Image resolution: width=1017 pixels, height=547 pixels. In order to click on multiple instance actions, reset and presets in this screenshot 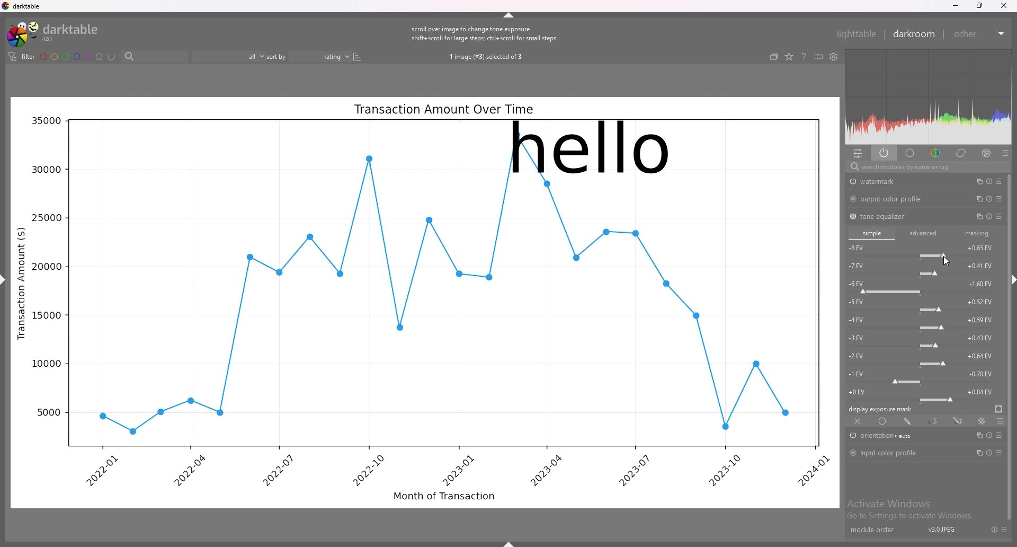, I will do `click(990, 452)`.